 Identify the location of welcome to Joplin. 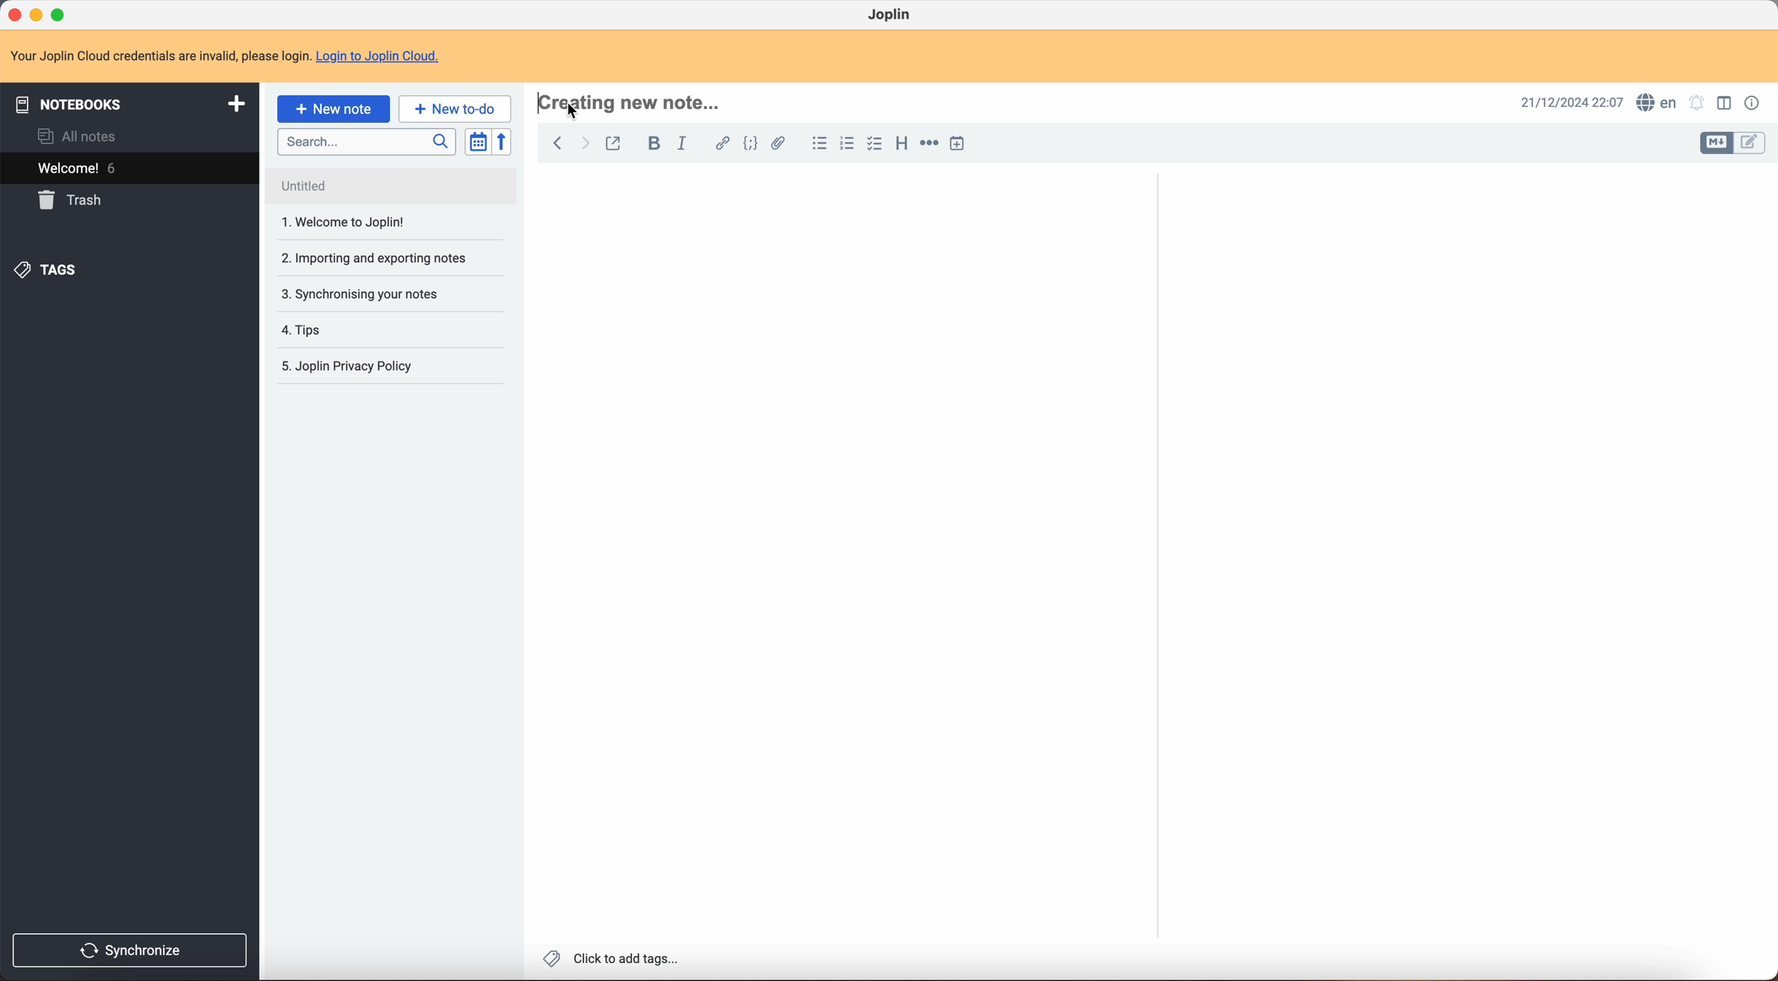
(346, 188).